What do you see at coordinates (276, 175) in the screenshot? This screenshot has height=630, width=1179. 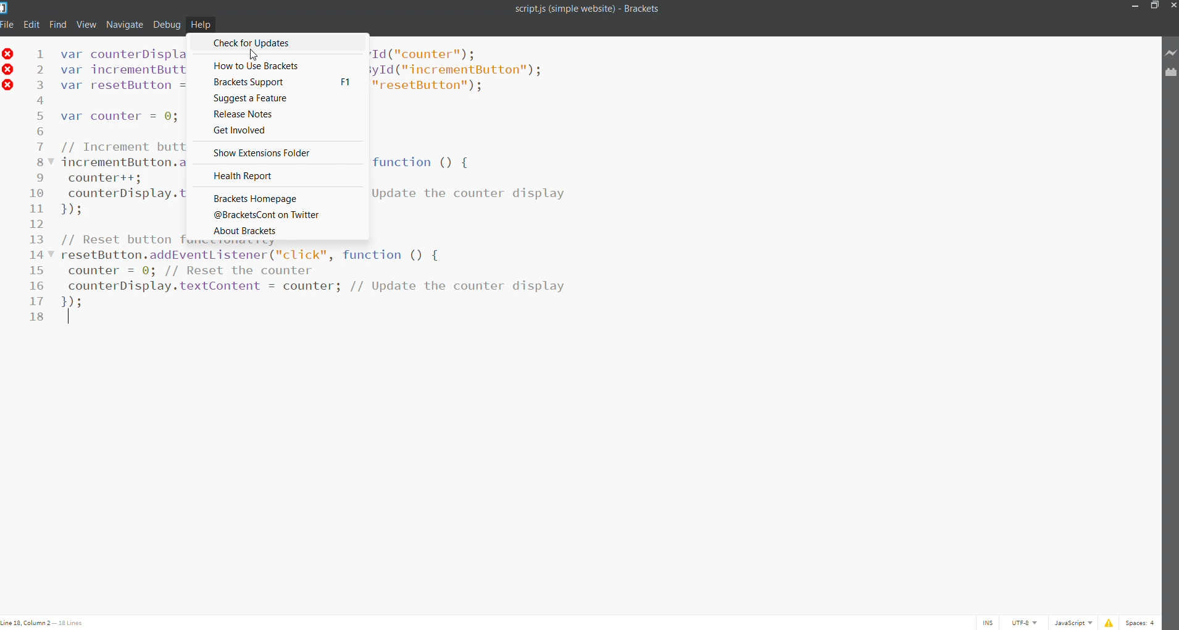 I see `health report` at bounding box center [276, 175].